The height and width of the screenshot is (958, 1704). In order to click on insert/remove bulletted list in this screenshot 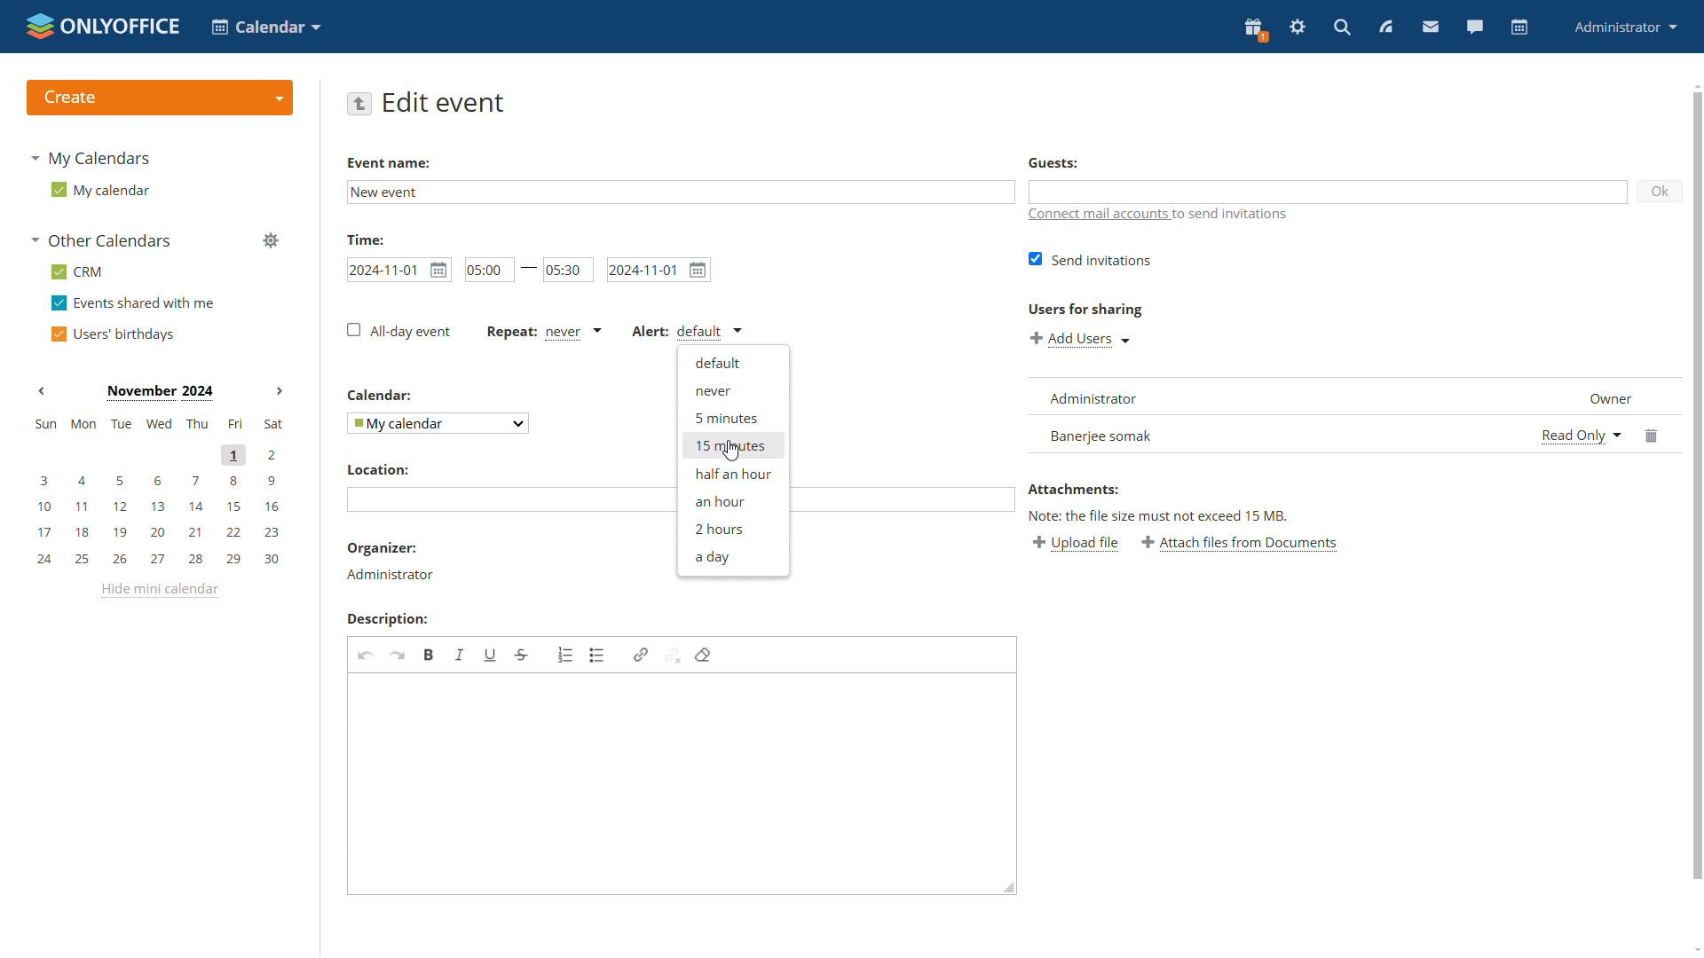, I will do `click(599, 656)`.